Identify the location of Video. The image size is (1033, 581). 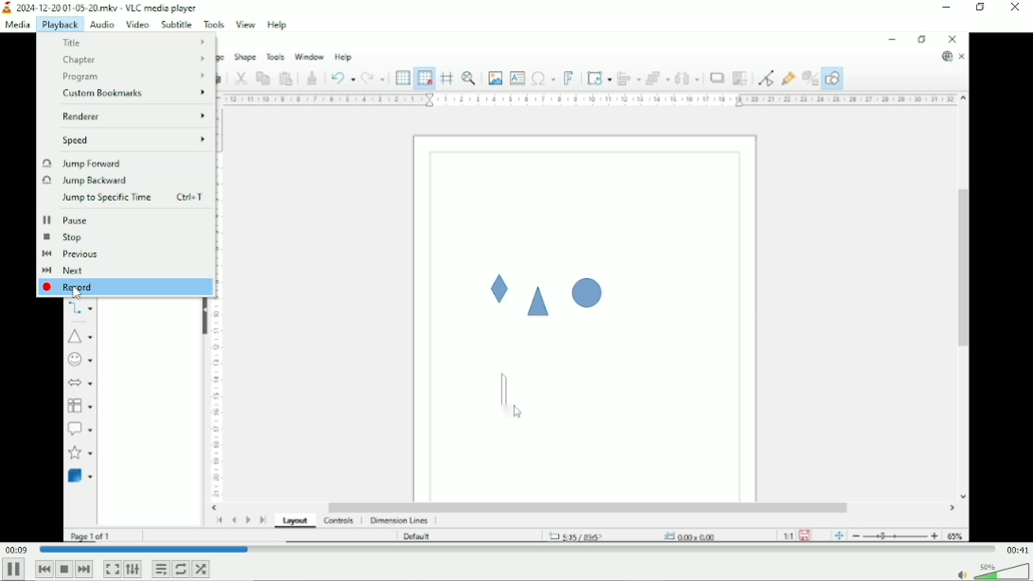
(138, 24).